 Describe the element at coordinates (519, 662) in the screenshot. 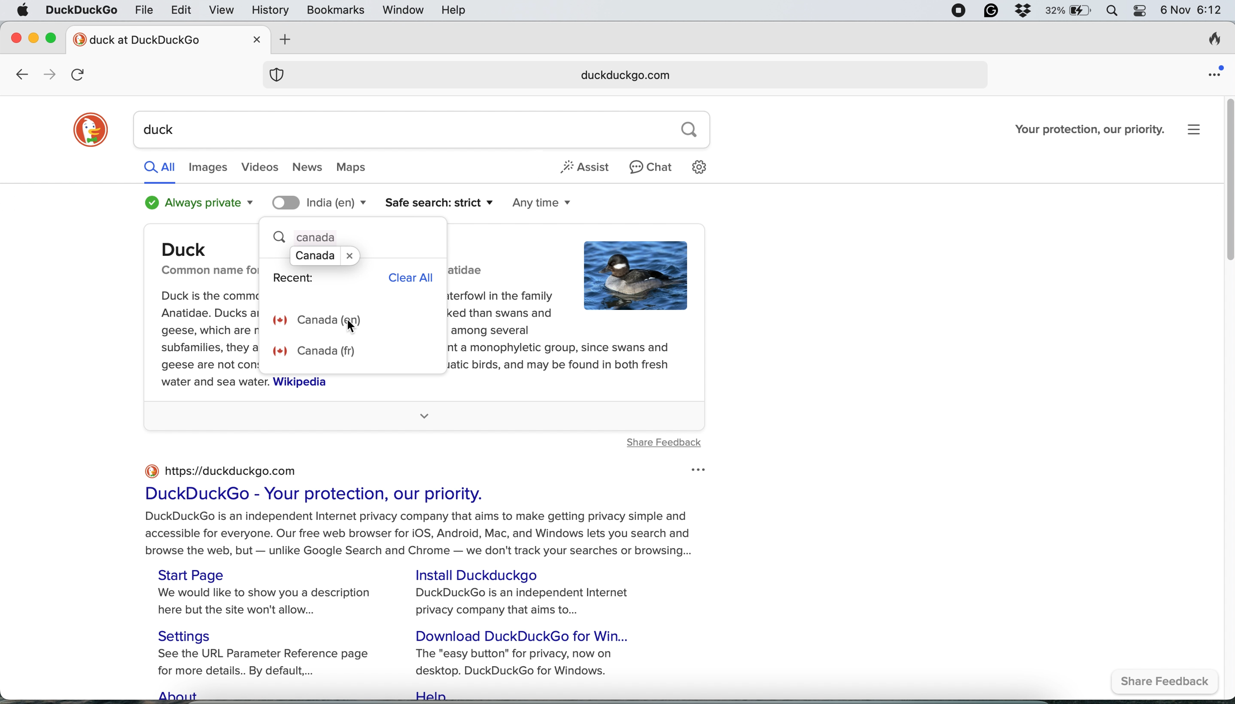

I see `The "easy button" for privacy, now on
desktop. DuckDuckGo for Windows.` at that location.